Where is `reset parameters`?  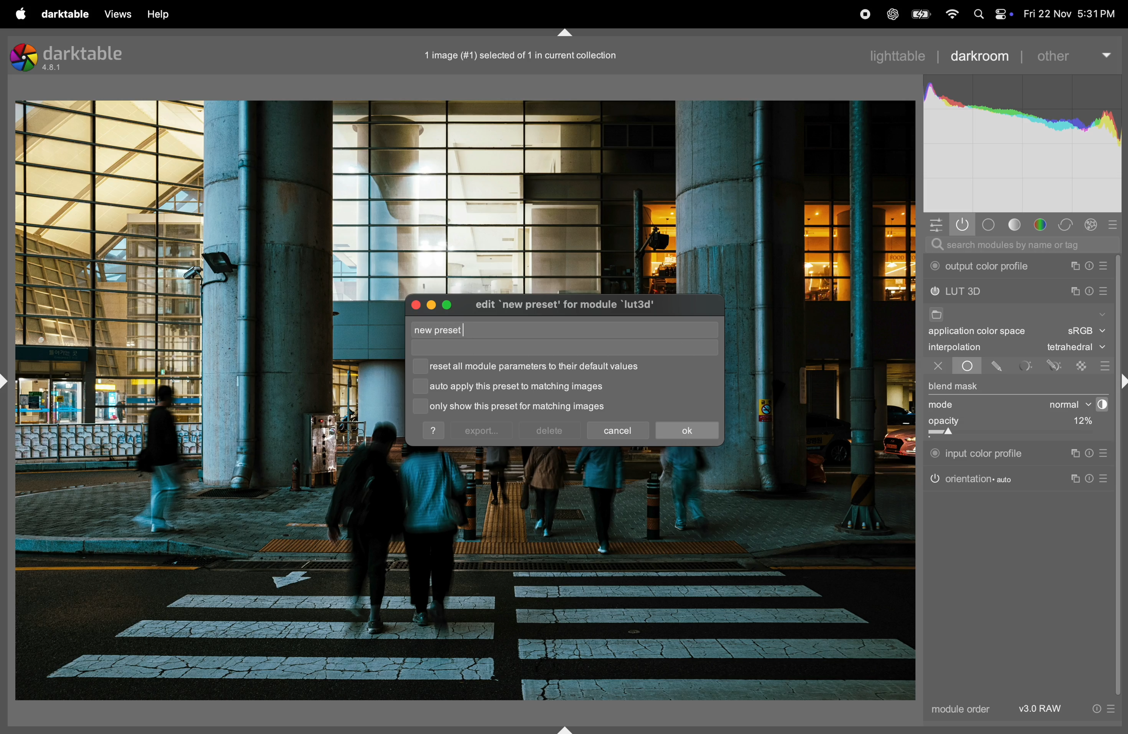
reset parameters is located at coordinates (1090, 290).